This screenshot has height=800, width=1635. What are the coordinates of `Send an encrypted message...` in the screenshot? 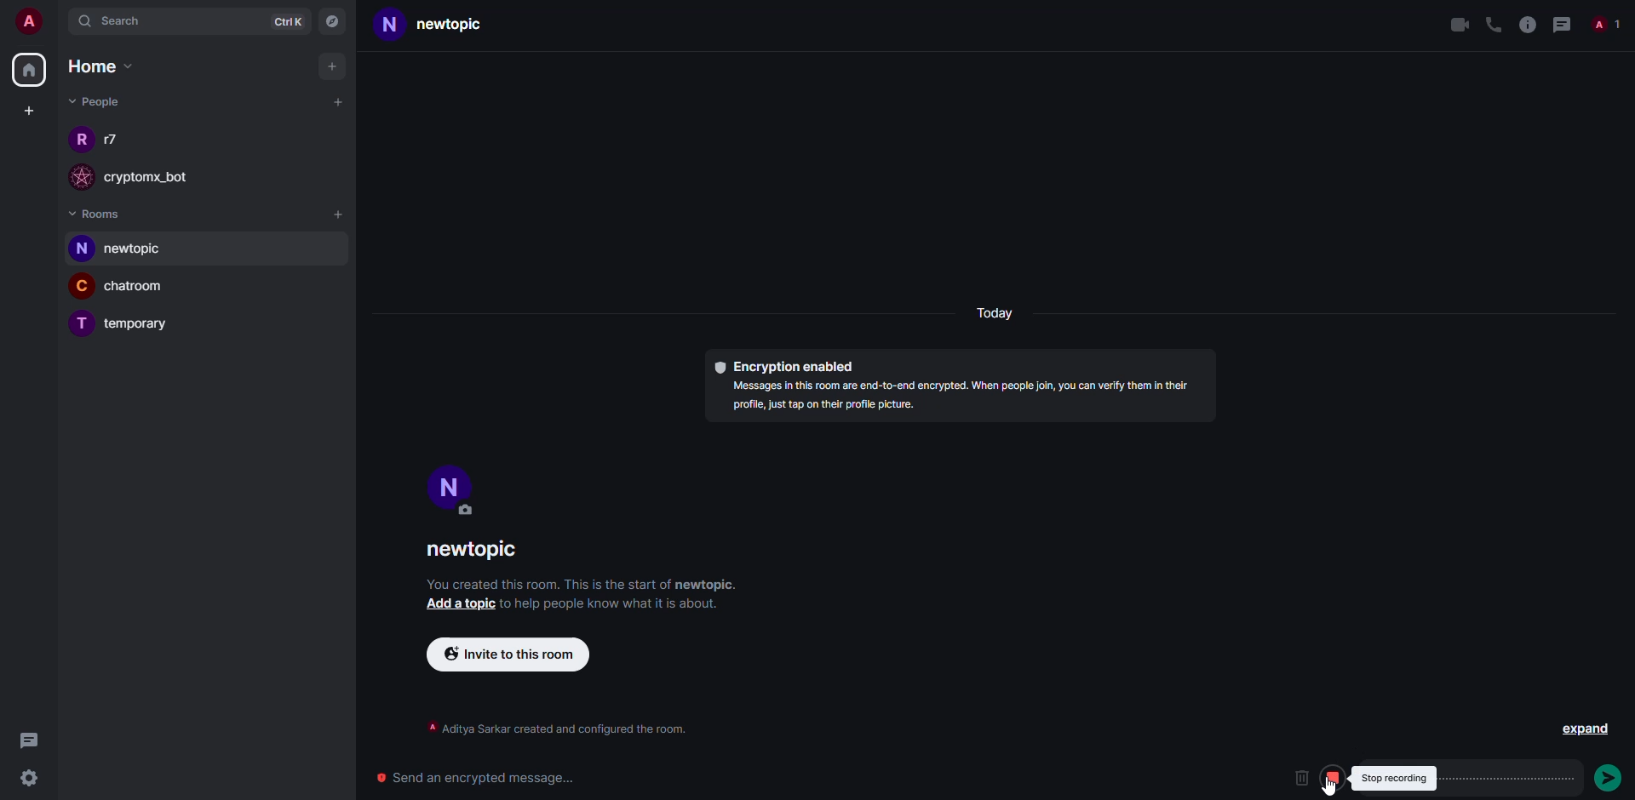 It's located at (486, 779).